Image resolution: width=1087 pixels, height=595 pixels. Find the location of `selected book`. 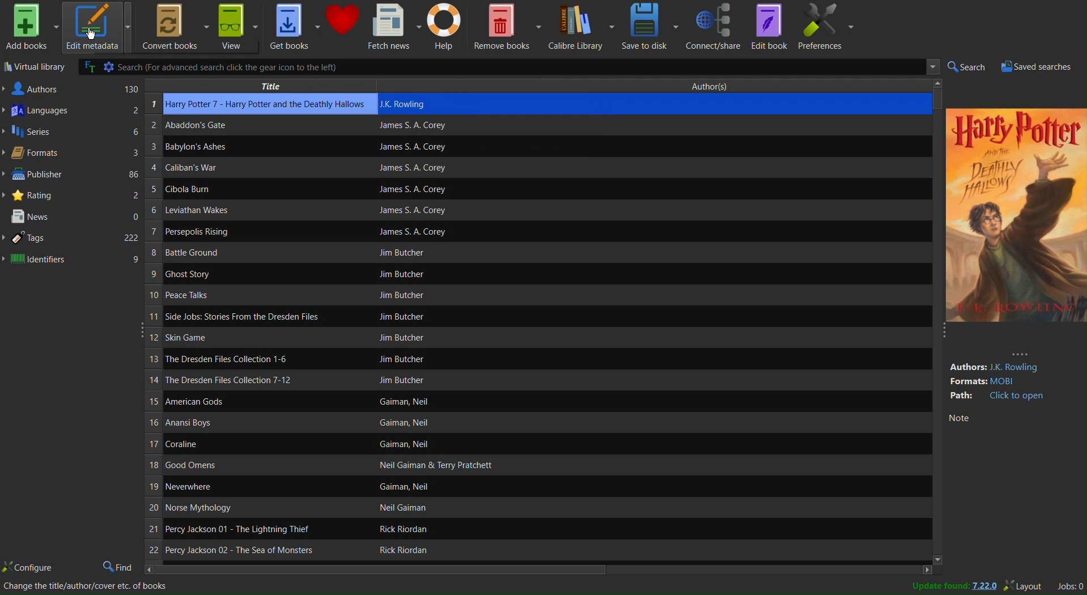

selected book is located at coordinates (270, 104).